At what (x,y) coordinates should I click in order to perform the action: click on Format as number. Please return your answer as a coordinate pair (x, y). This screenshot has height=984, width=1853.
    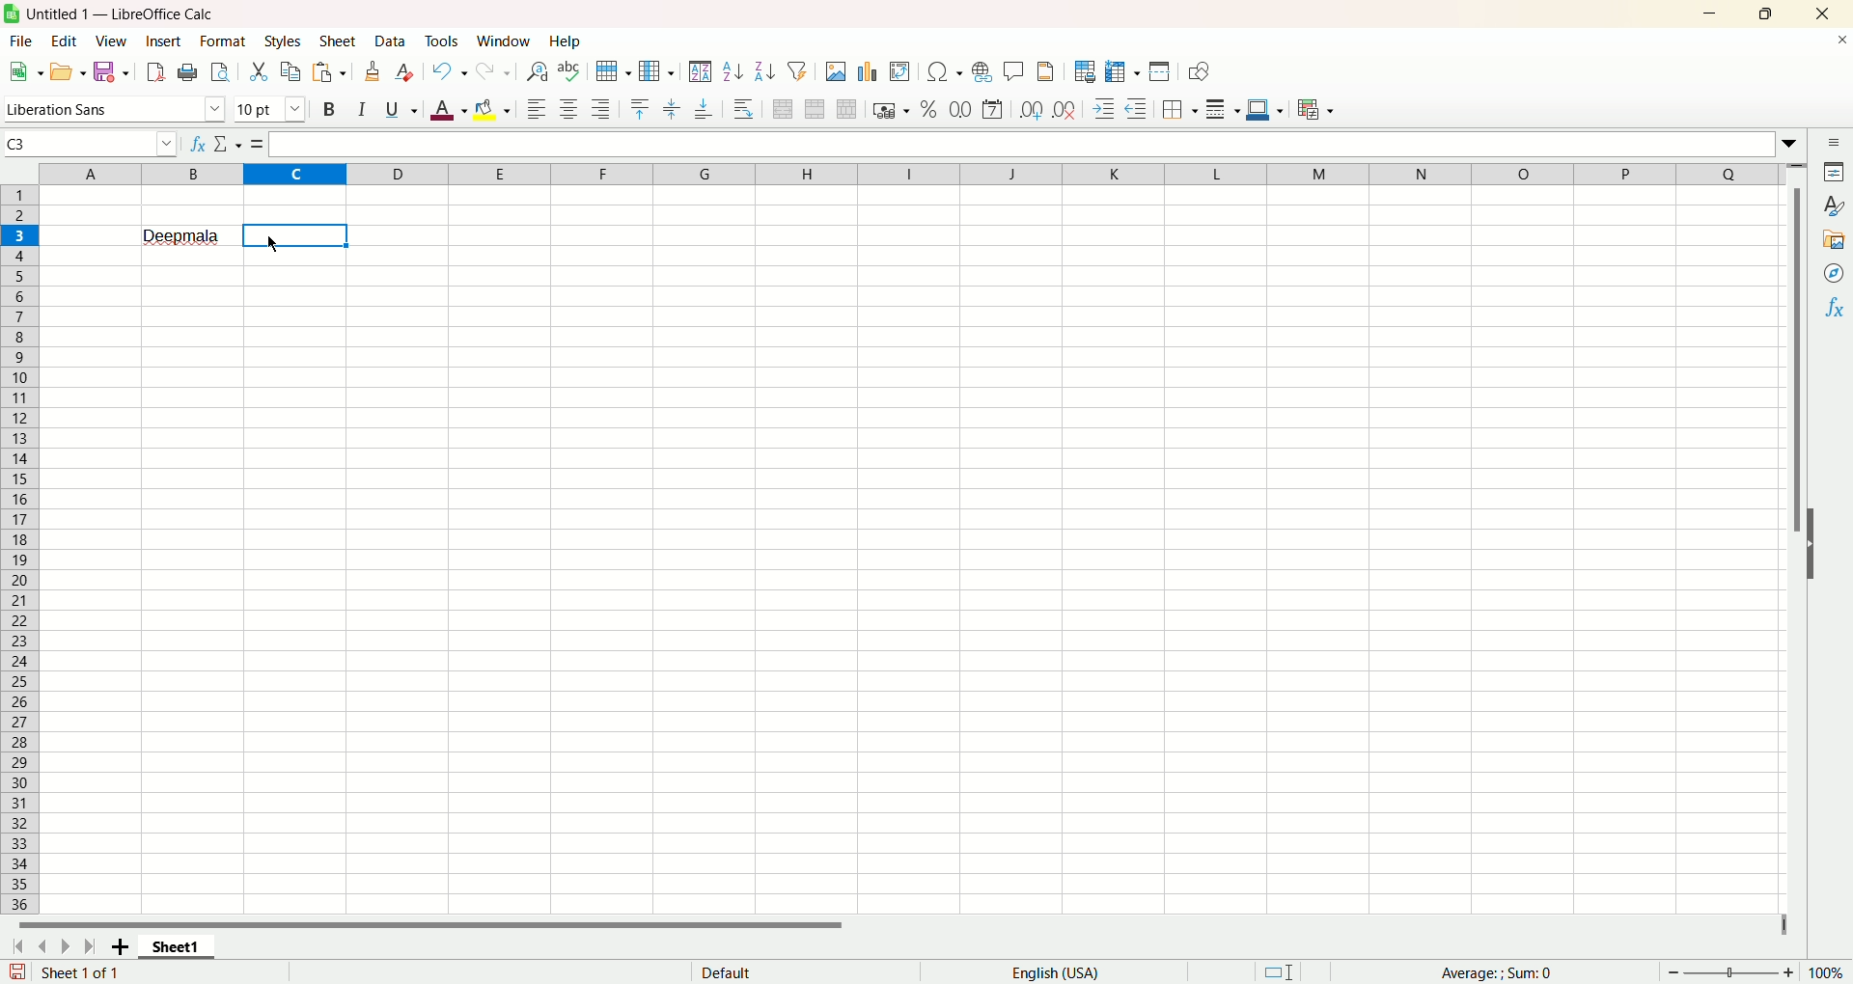
    Looking at the image, I should click on (961, 108).